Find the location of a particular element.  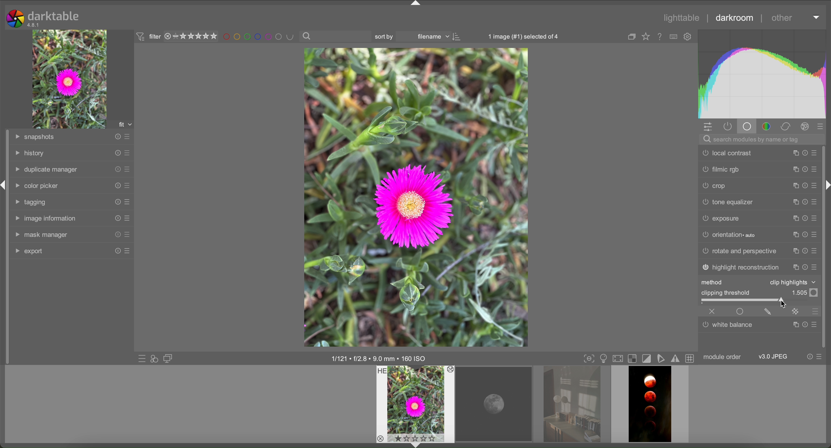

reset presets is located at coordinates (804, 154).